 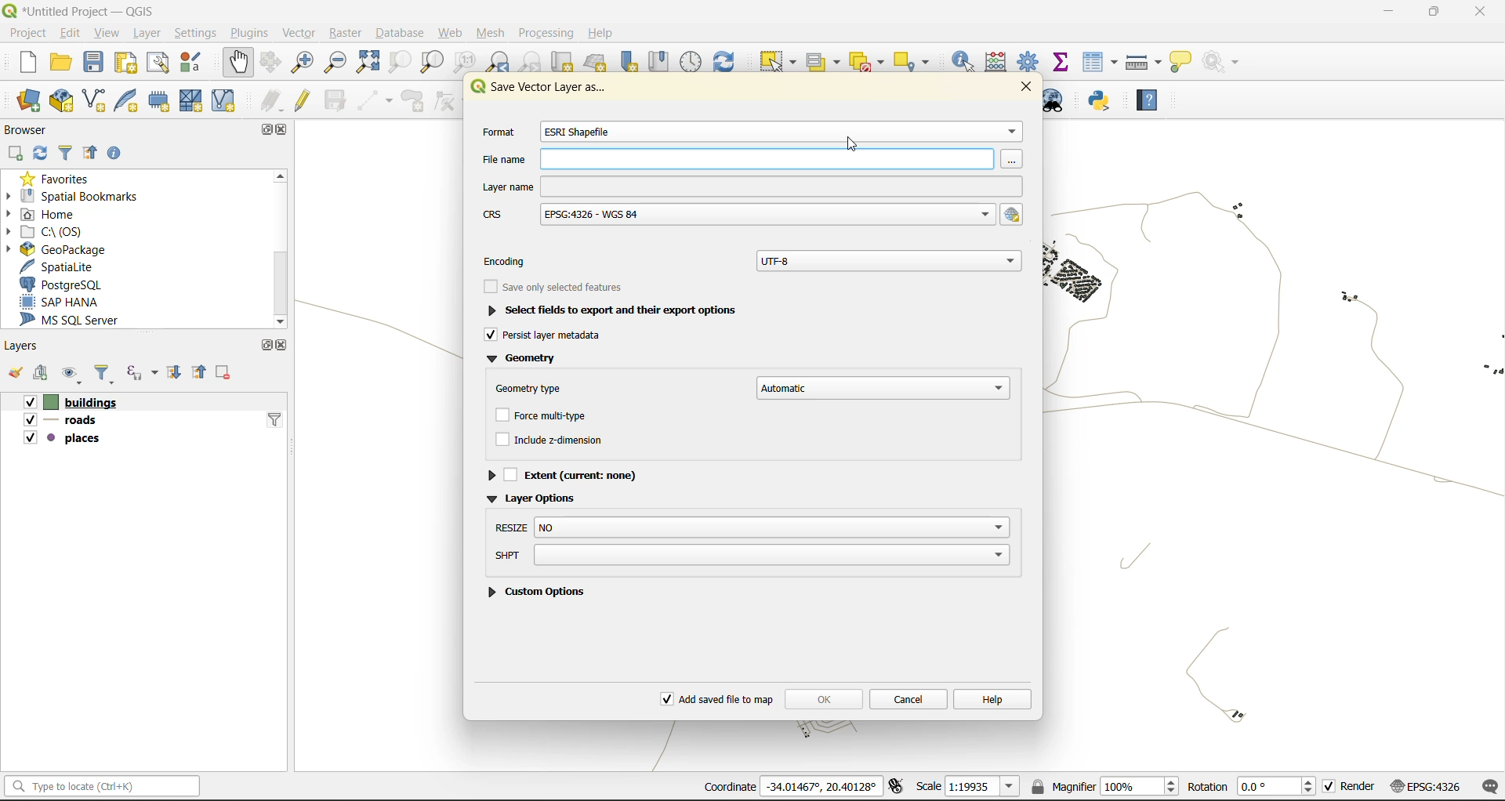 What do you see at coordinates (748, 132) in the screenshot?
I see `format` at bounding box center [748, 132].